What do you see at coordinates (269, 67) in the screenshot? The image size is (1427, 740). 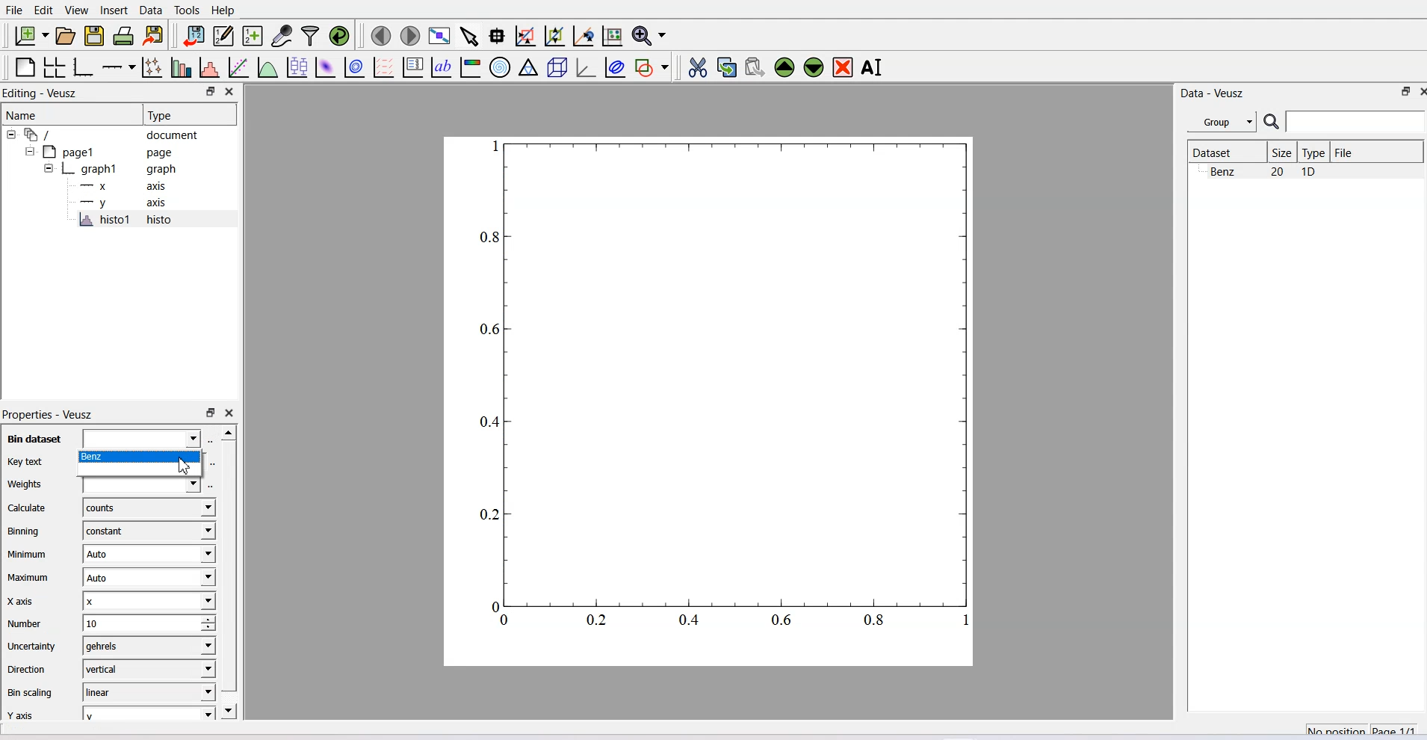 I see `Plot a function` at bounding box center [269, 67].